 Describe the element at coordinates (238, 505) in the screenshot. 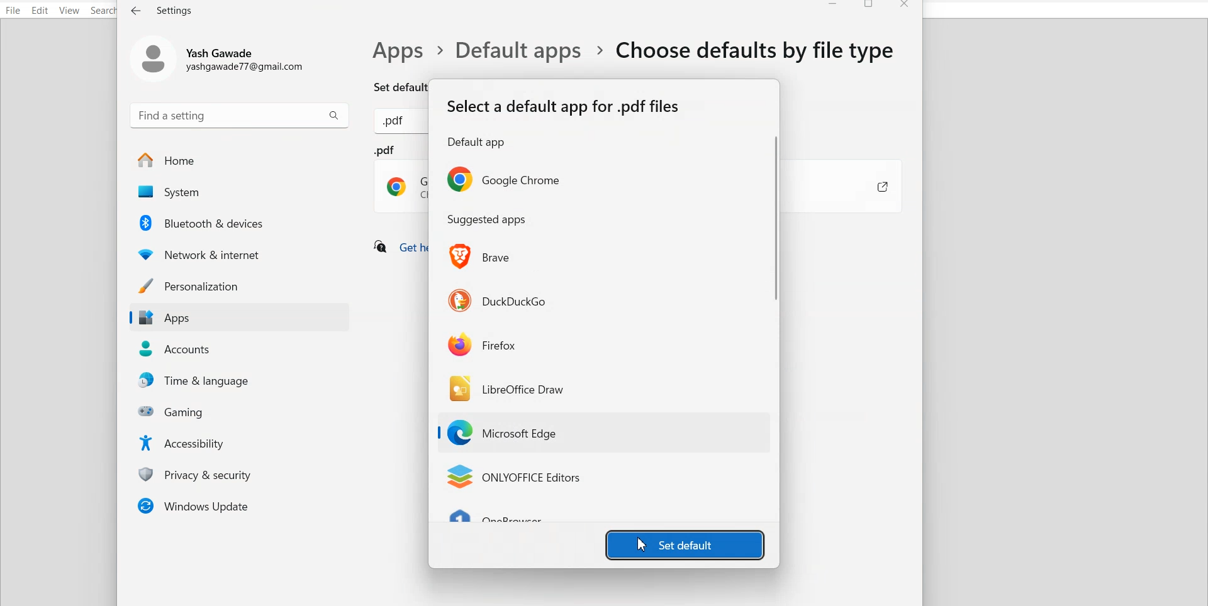

I see `Window Updates` at that location.